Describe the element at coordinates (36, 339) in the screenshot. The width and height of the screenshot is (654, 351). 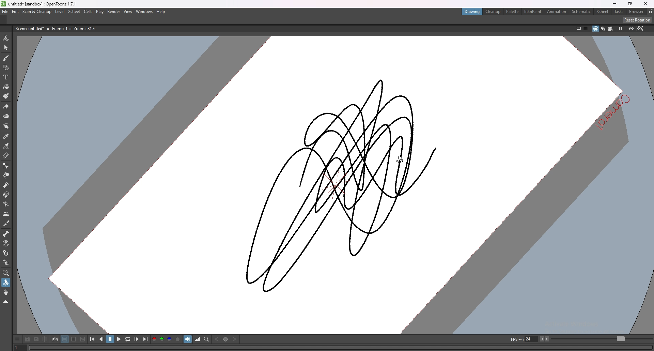
I see `snapshot` at that location.